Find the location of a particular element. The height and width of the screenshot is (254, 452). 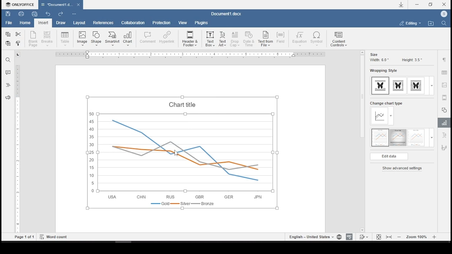

references is located at coordinates (103, 23).